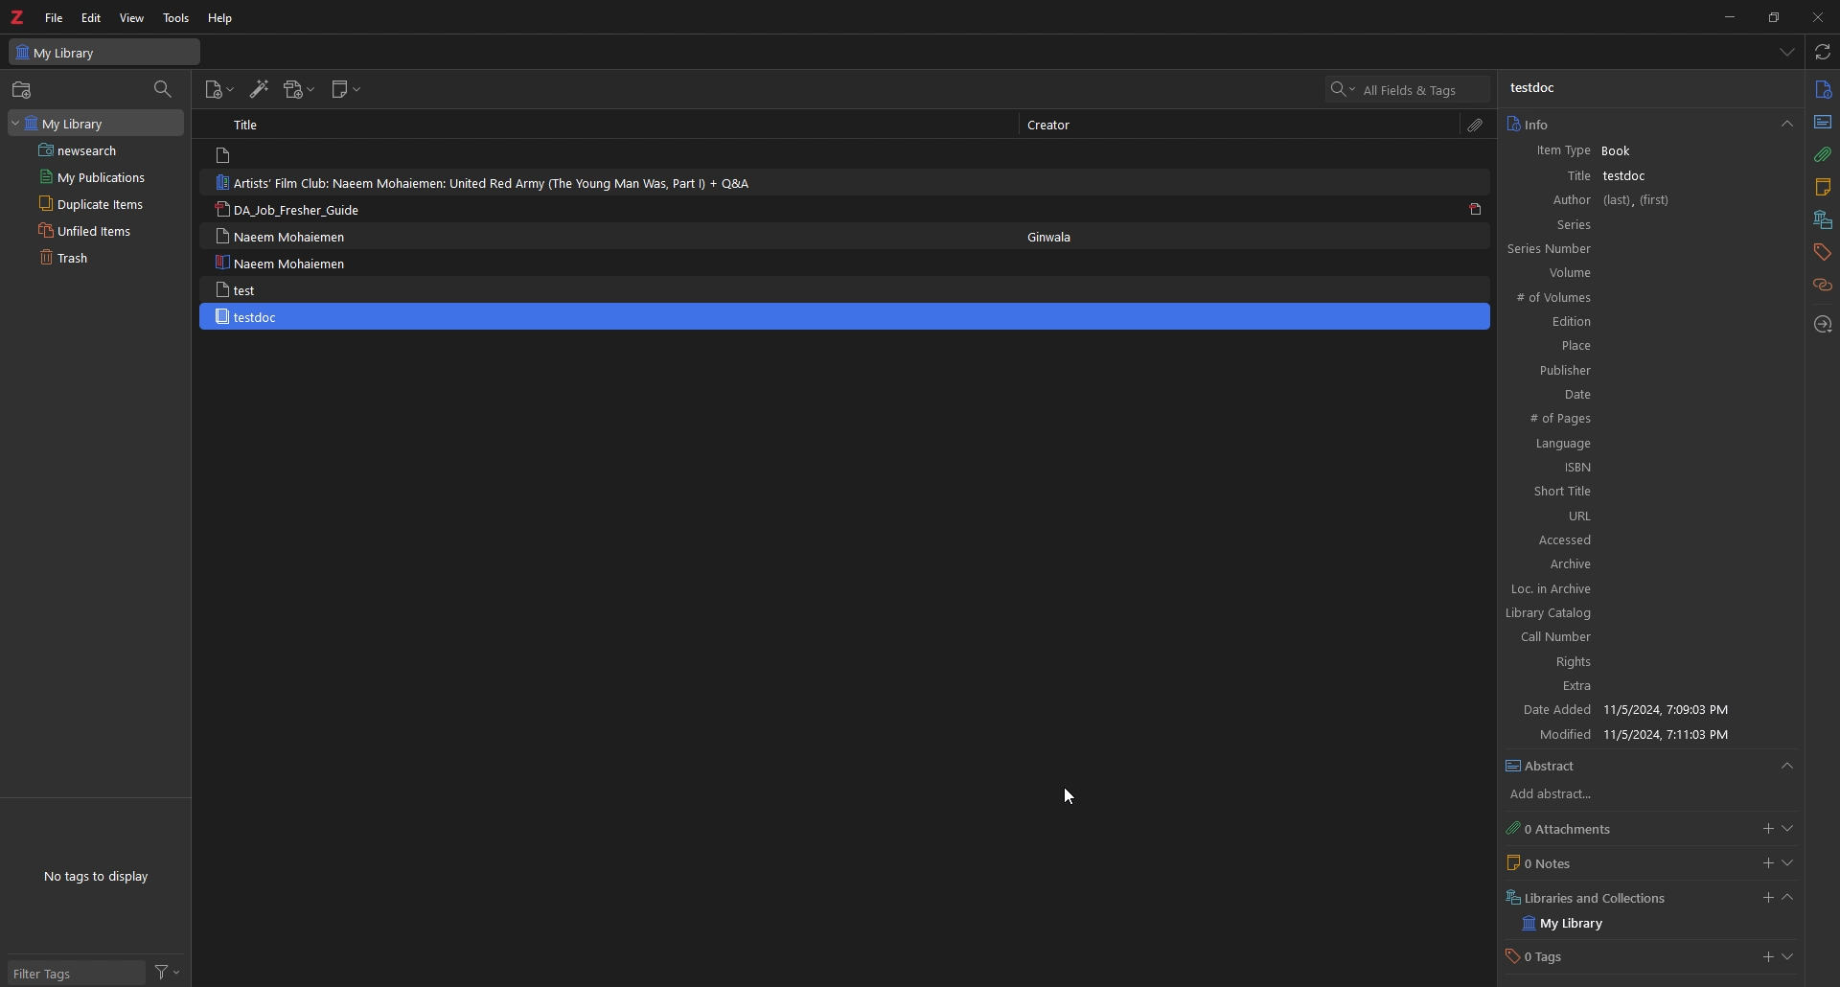 This screenshot has width=1840, height=987. What do you see at coordinates (85, 259) in the screenshot?
I see `trash` at bounding box center [85, 259].